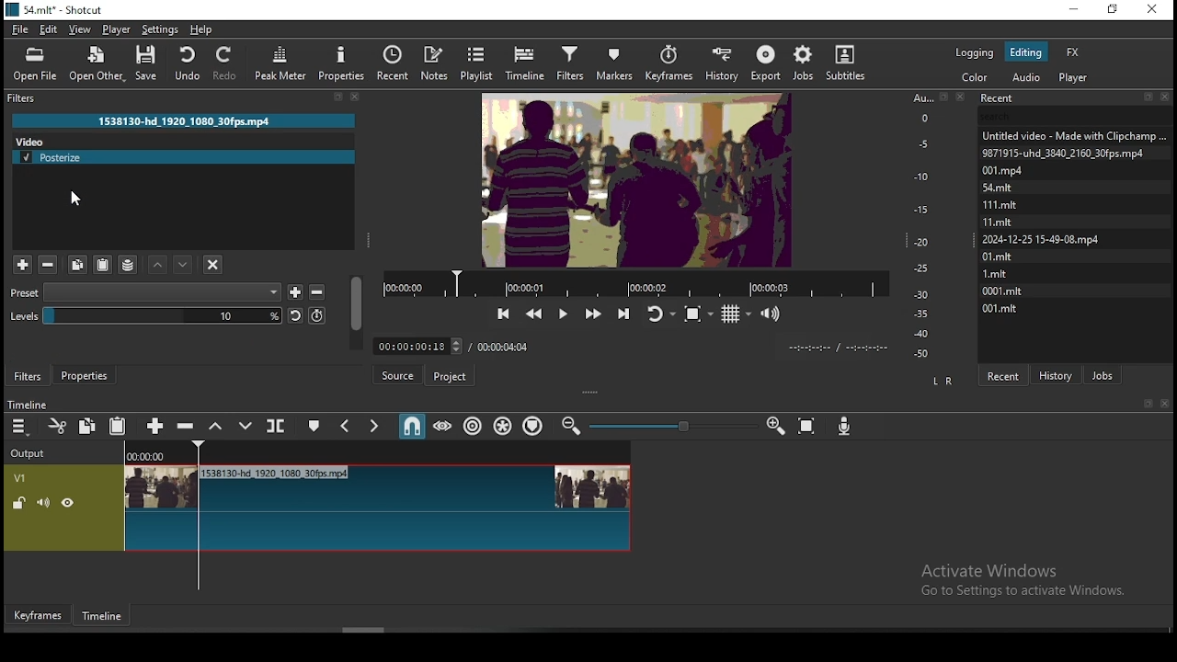 The width and height of the screenshot is (1177, 662). What do you see at coordinates (615, 63) in the screenshot?
I see `markers` at bounding box center [615, 63].